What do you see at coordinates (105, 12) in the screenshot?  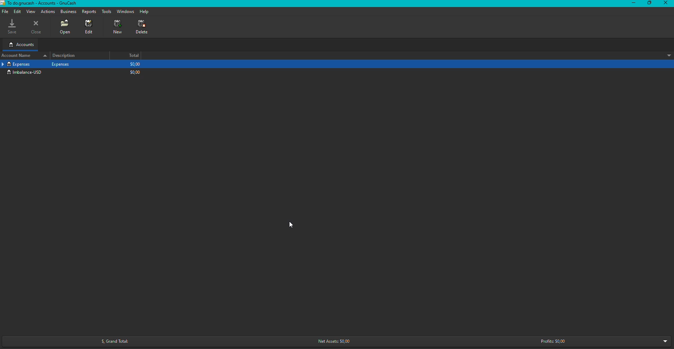 I see `Tools` at bounding box center [105, 12].